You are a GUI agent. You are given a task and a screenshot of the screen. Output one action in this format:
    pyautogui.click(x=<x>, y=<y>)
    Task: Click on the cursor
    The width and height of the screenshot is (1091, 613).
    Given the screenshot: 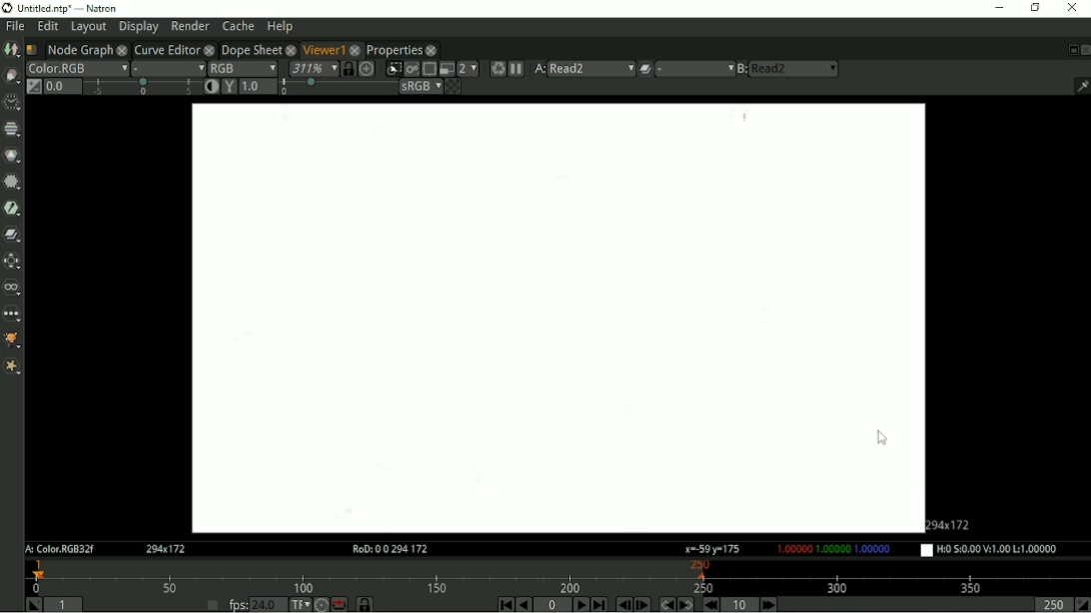 What is the action you would take?
    pyautogui.click(x=884, y=436)
    